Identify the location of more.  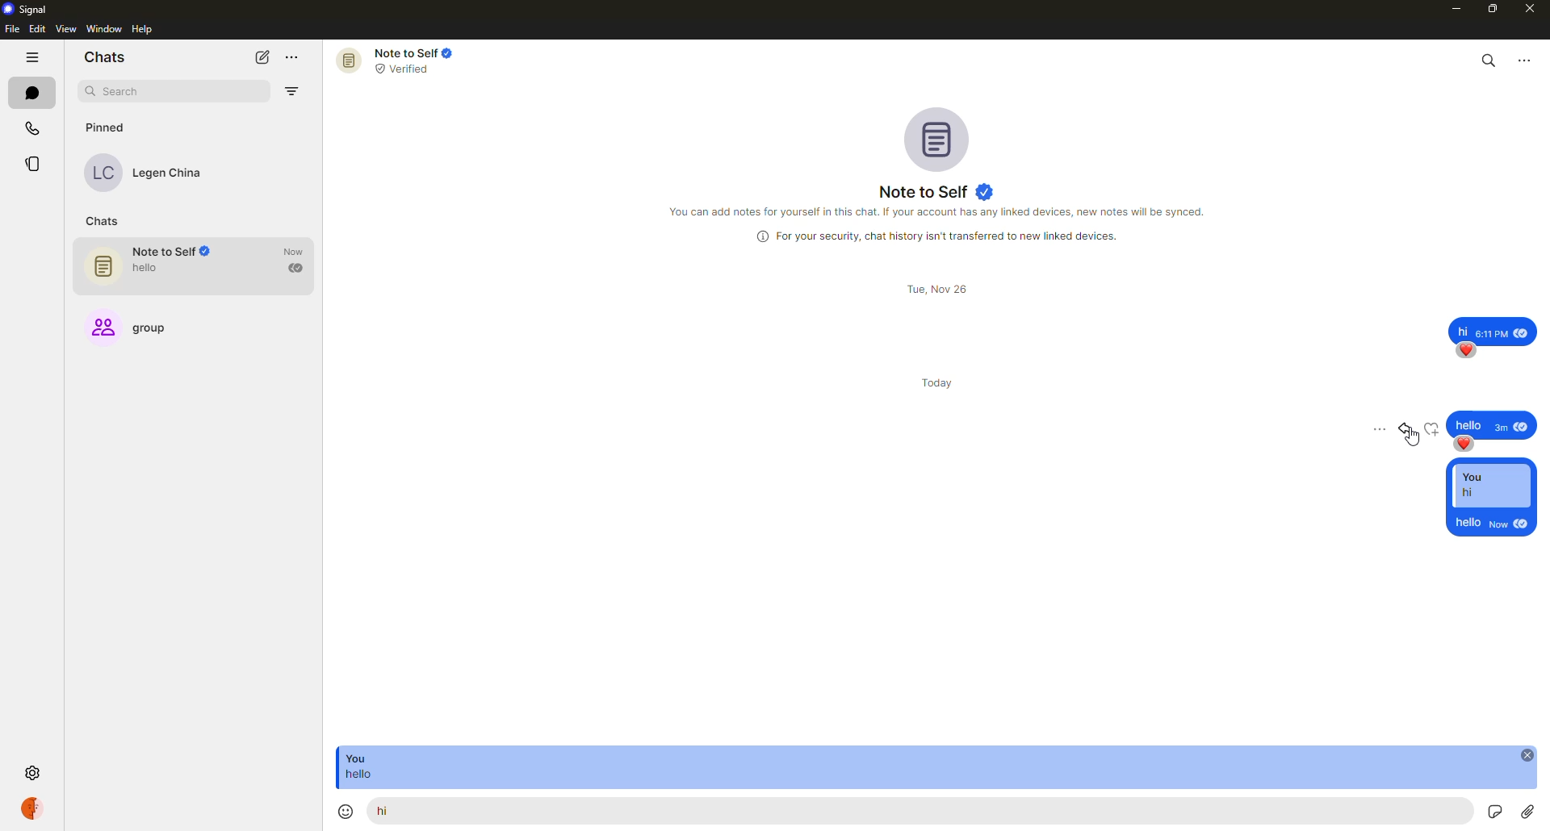
(296, 56).